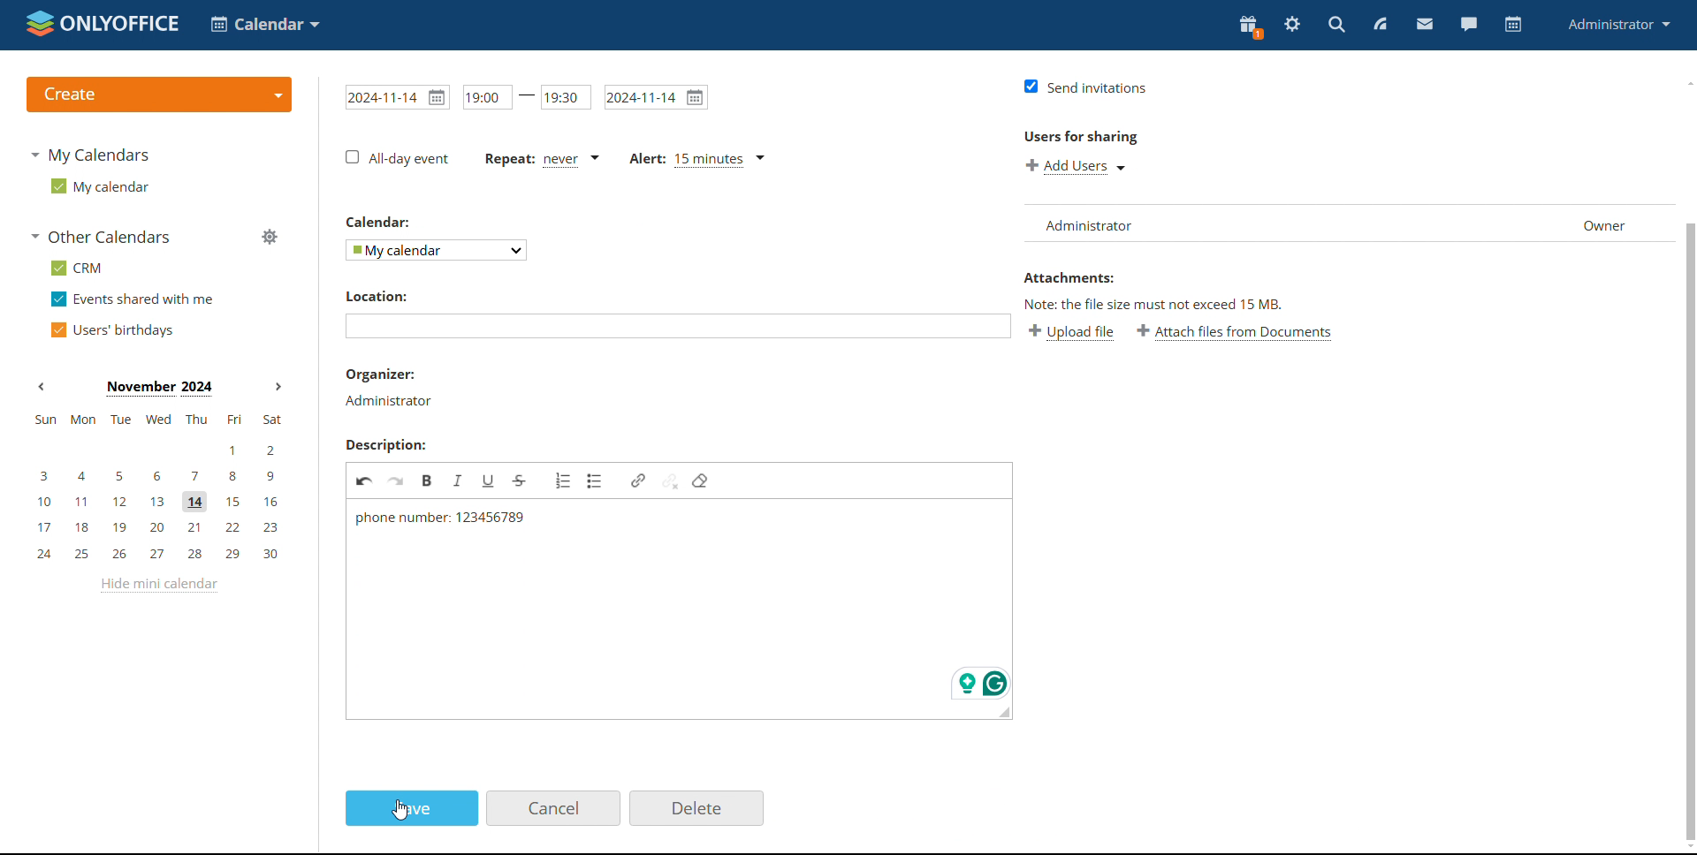 The width and height of the screenshot is (1697, 855). I want to click on calendar, so click(377, 218).